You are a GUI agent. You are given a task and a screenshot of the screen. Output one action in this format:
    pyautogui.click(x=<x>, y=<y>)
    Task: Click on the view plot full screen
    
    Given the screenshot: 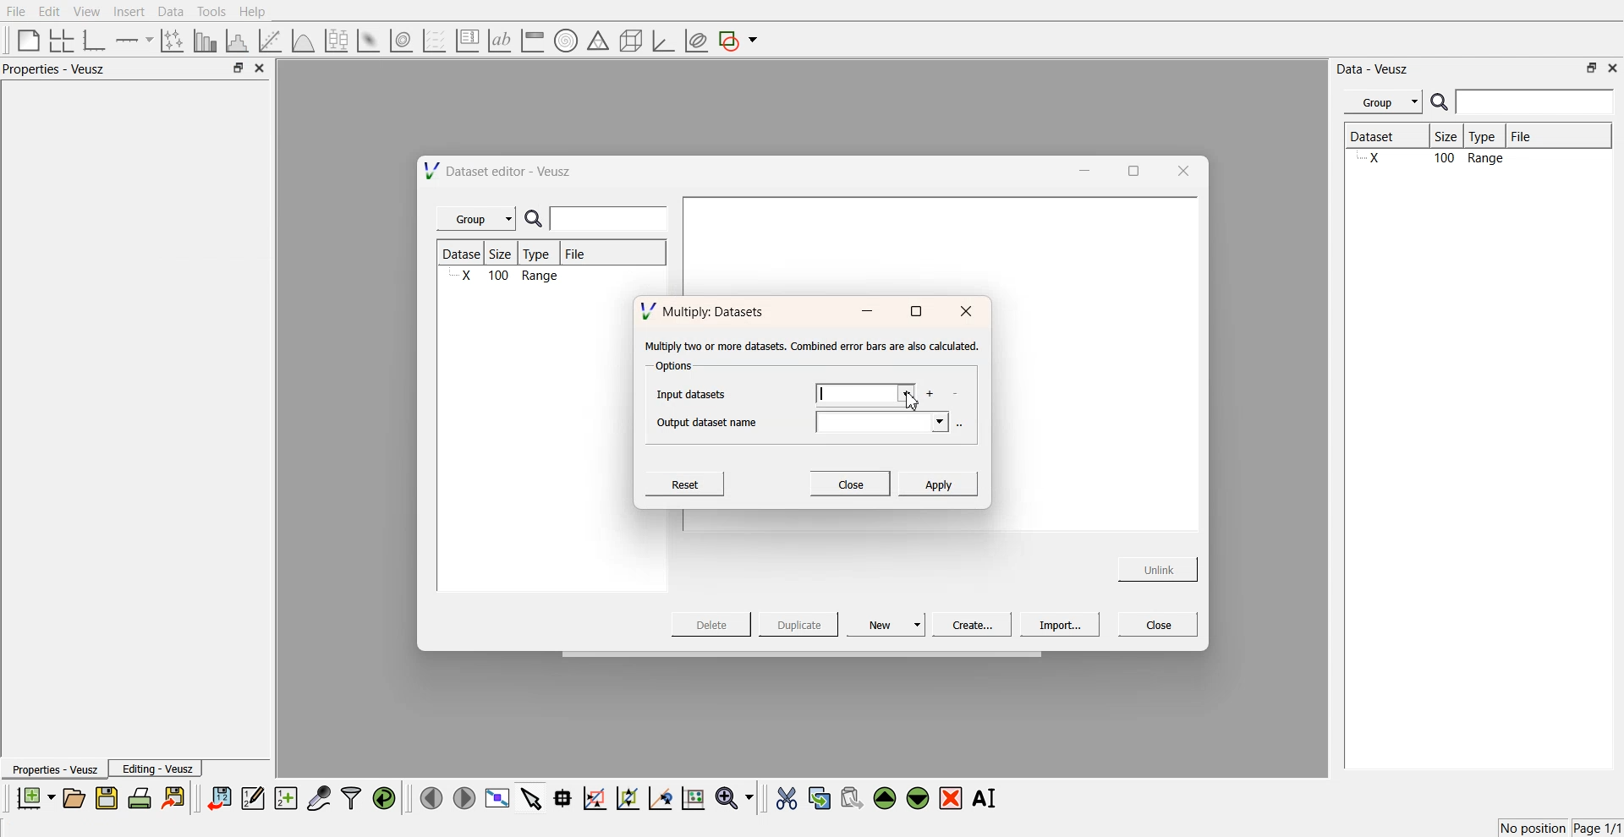 What is the action you would take?
    pyautogui.click(x=497, y=798)
    